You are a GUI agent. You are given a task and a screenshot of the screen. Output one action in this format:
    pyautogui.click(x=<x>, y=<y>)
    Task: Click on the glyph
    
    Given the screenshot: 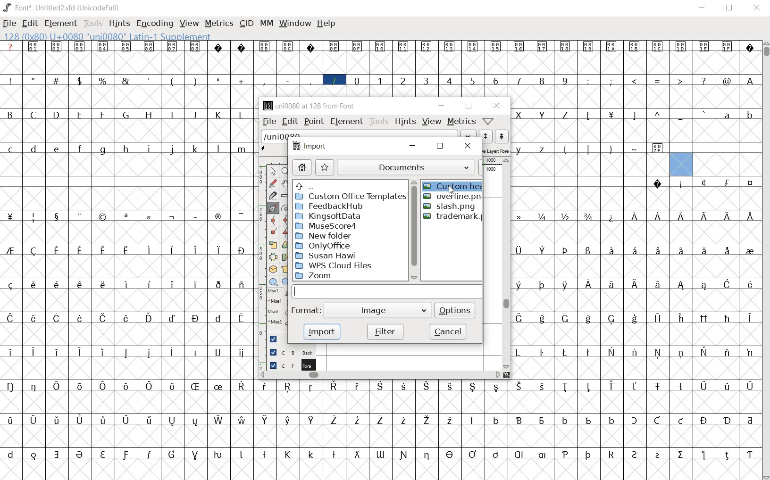 What is the action you would take?
    pyautogui.click(x=149, y=318)
    